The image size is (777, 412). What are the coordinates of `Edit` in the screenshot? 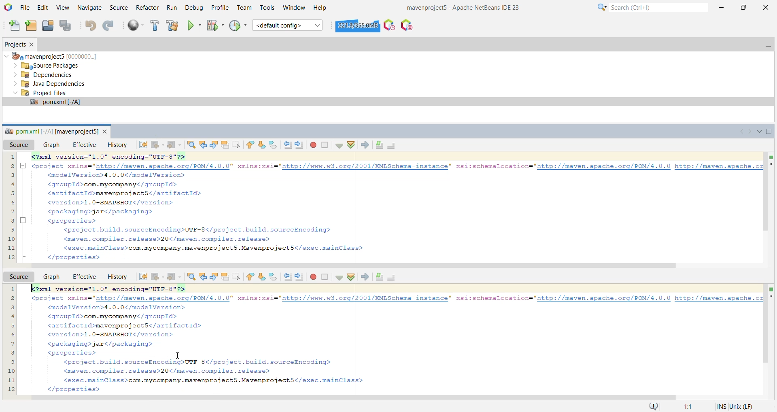 It's located at (44, 8).